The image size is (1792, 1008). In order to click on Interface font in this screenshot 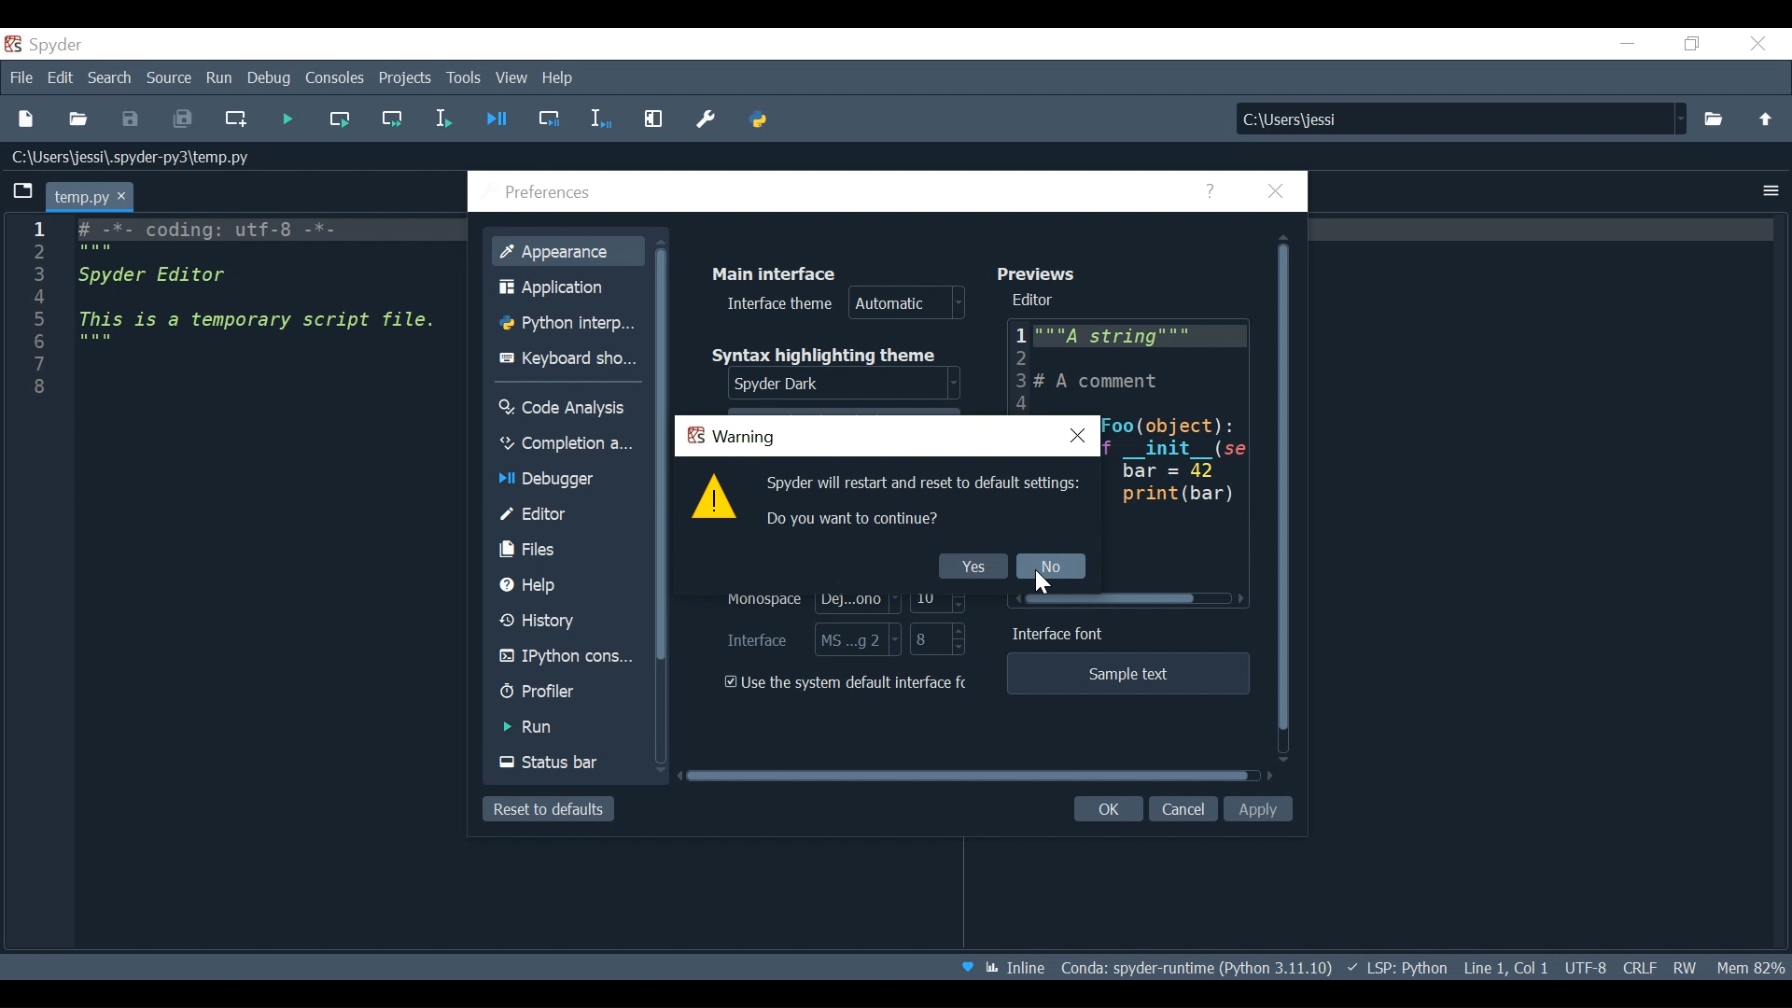, I will do `click(1062, 634)`.